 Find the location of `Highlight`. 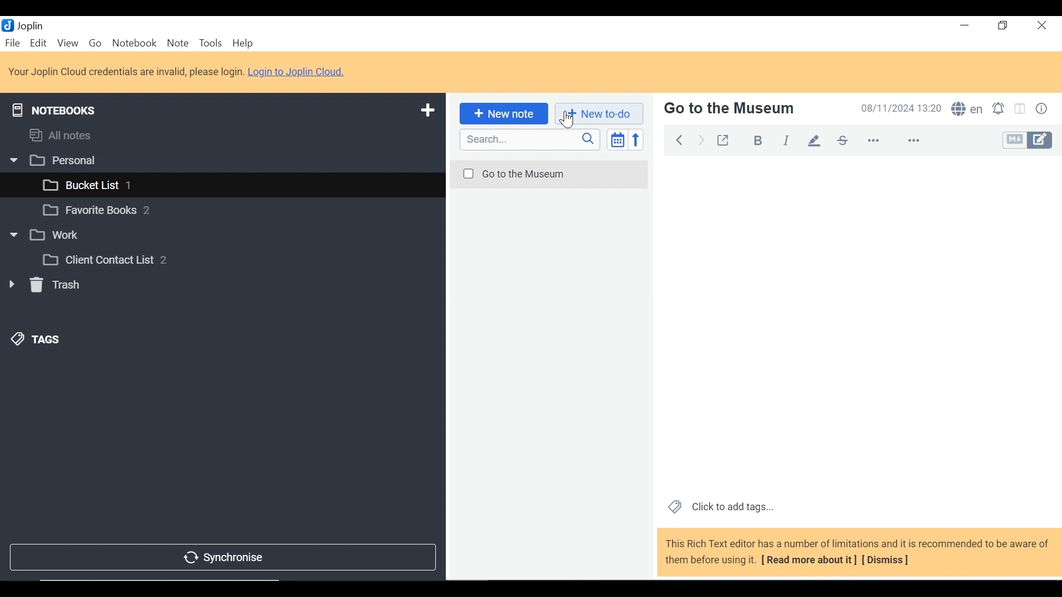

Highlight is located at coordinates (818, 140).